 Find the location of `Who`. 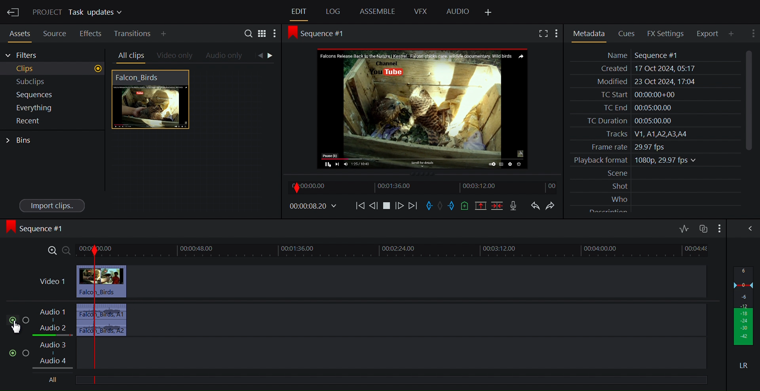

Who is located at coordinates (656, 198).